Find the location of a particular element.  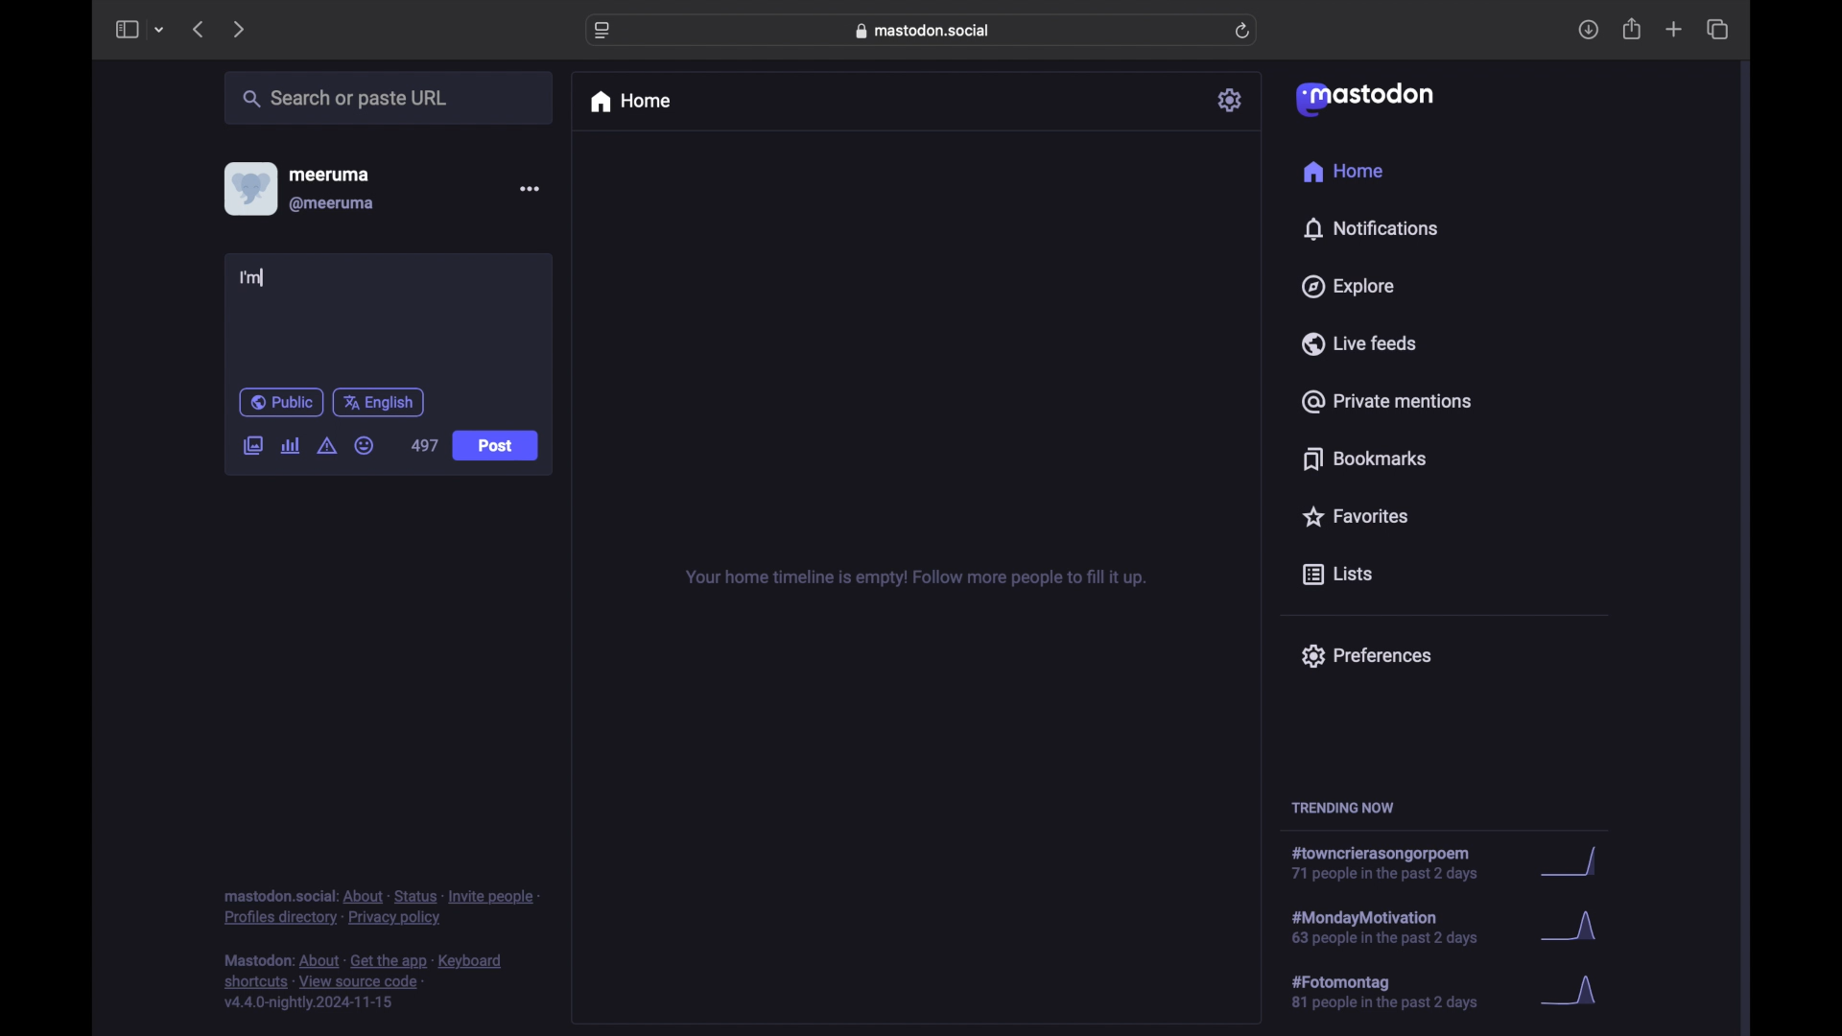

english is located at coordinates (379, 403).